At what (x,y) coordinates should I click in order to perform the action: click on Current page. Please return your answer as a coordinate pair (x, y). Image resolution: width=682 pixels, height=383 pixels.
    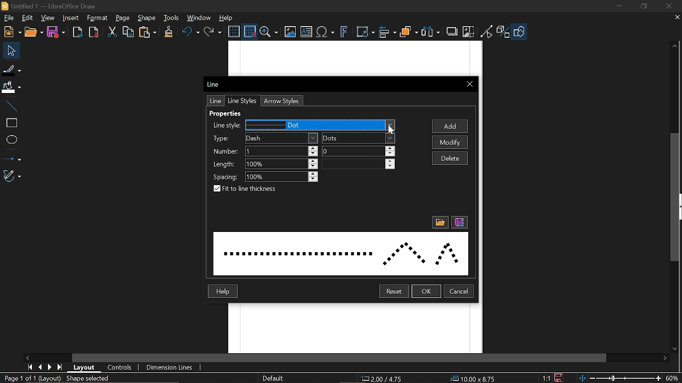
    Looking at the image, I should click on (31, 378).